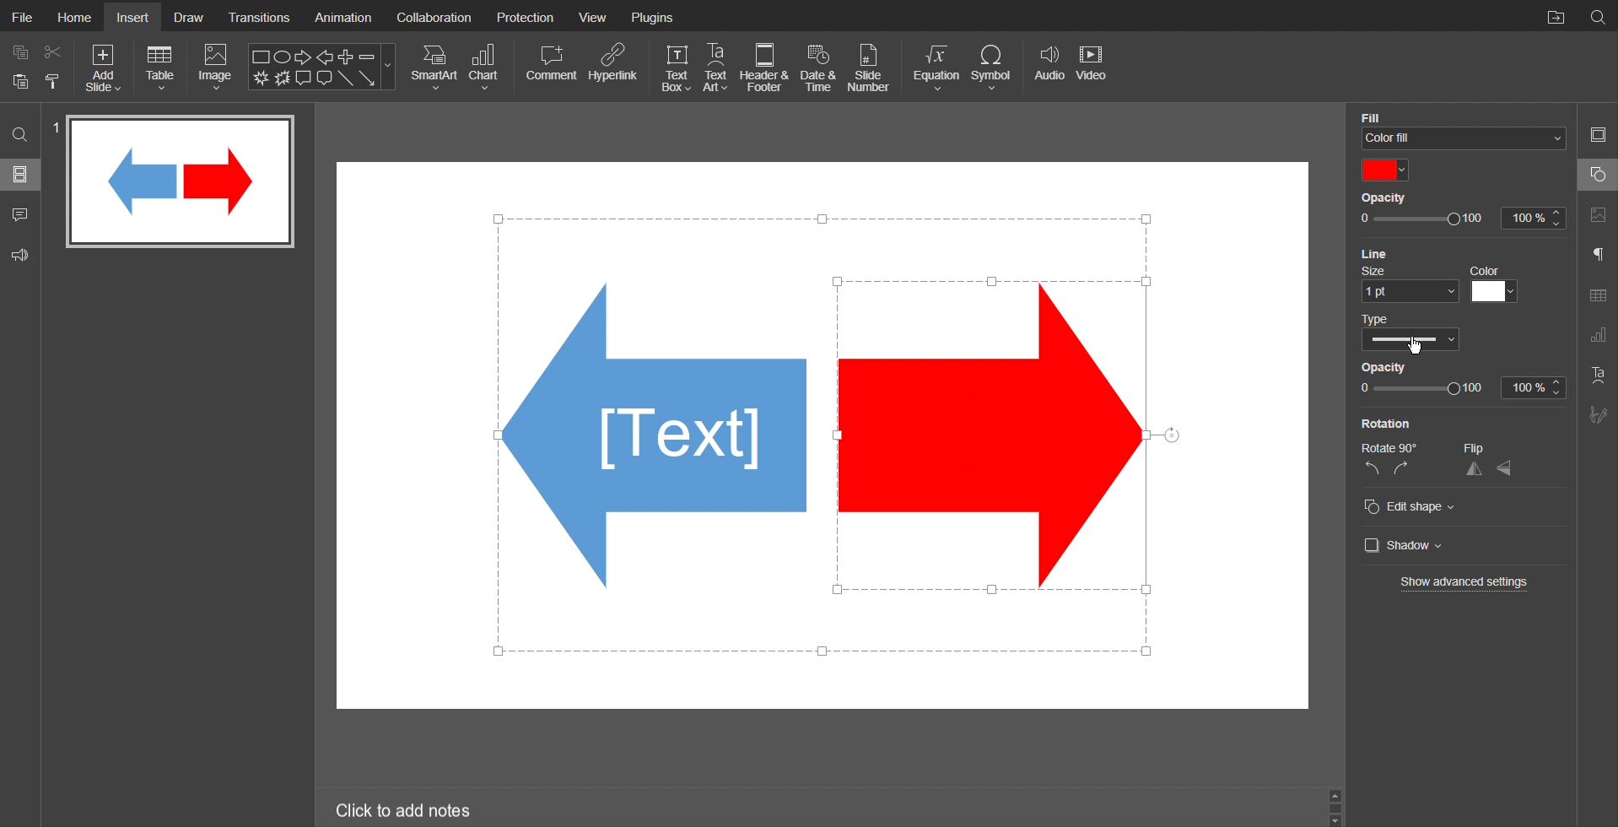 The width and height of the screenshot is (1618, 827). What do you see at coordinates (1597, 414) in the screenshot?
I see `Signature` at bounding box center [1597, 414].